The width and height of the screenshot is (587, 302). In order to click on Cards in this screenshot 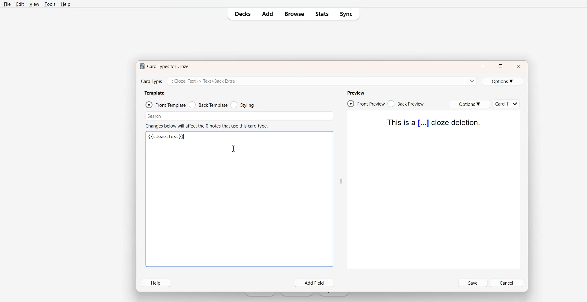, I will do `click(507, 104)`.